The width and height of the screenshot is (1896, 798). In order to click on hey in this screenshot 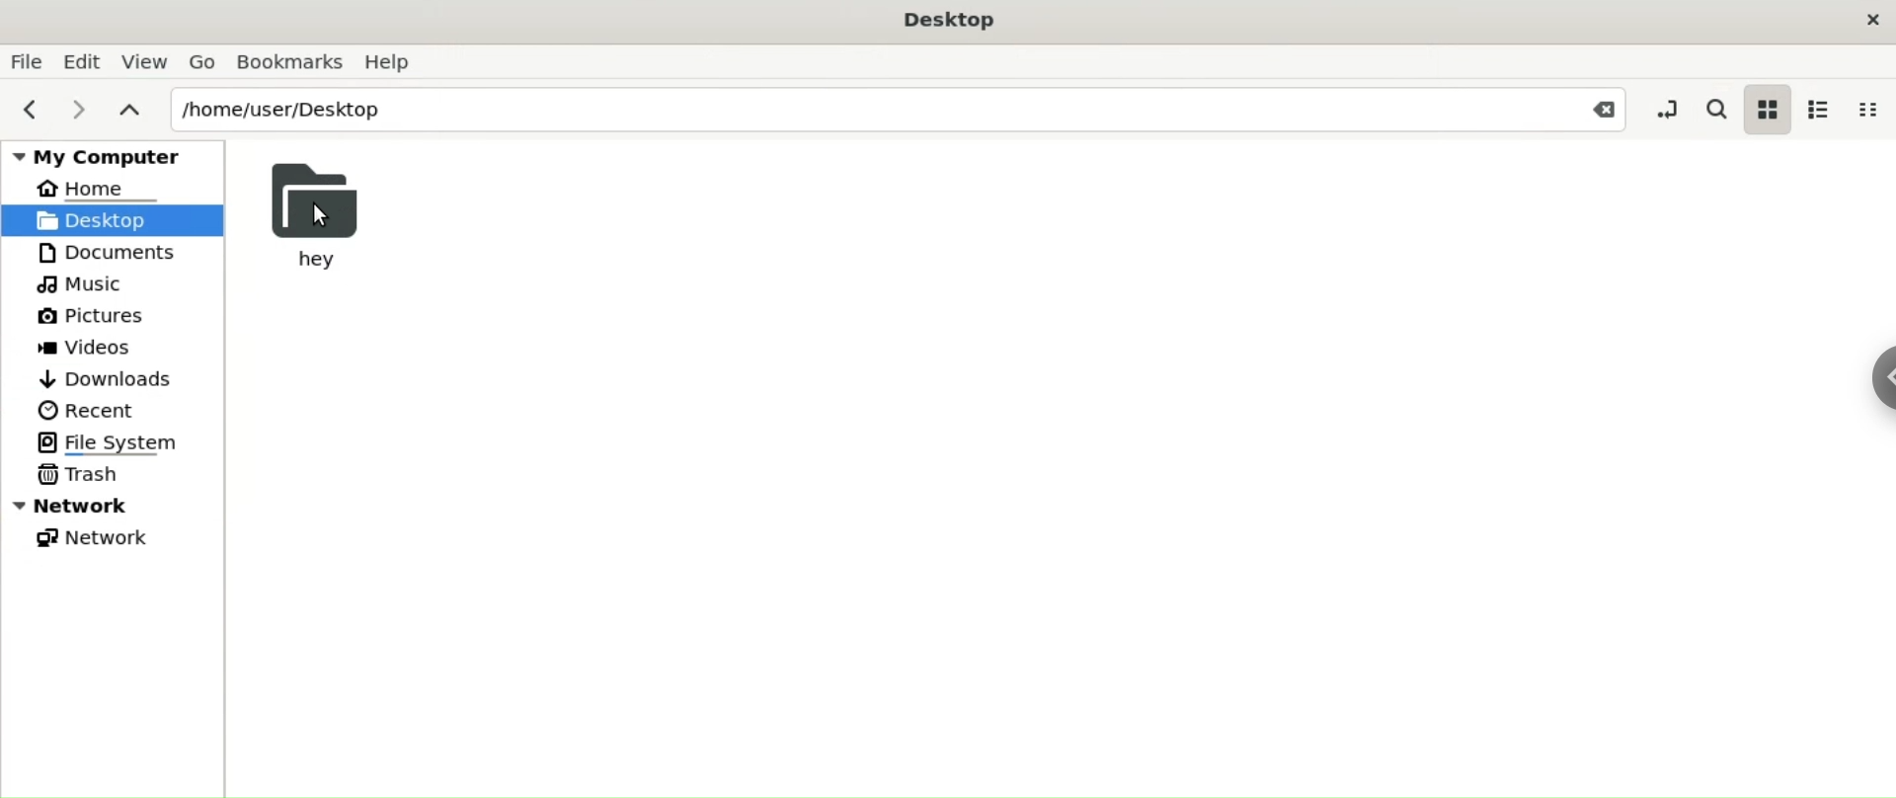, I will do `click(330, 215)`.